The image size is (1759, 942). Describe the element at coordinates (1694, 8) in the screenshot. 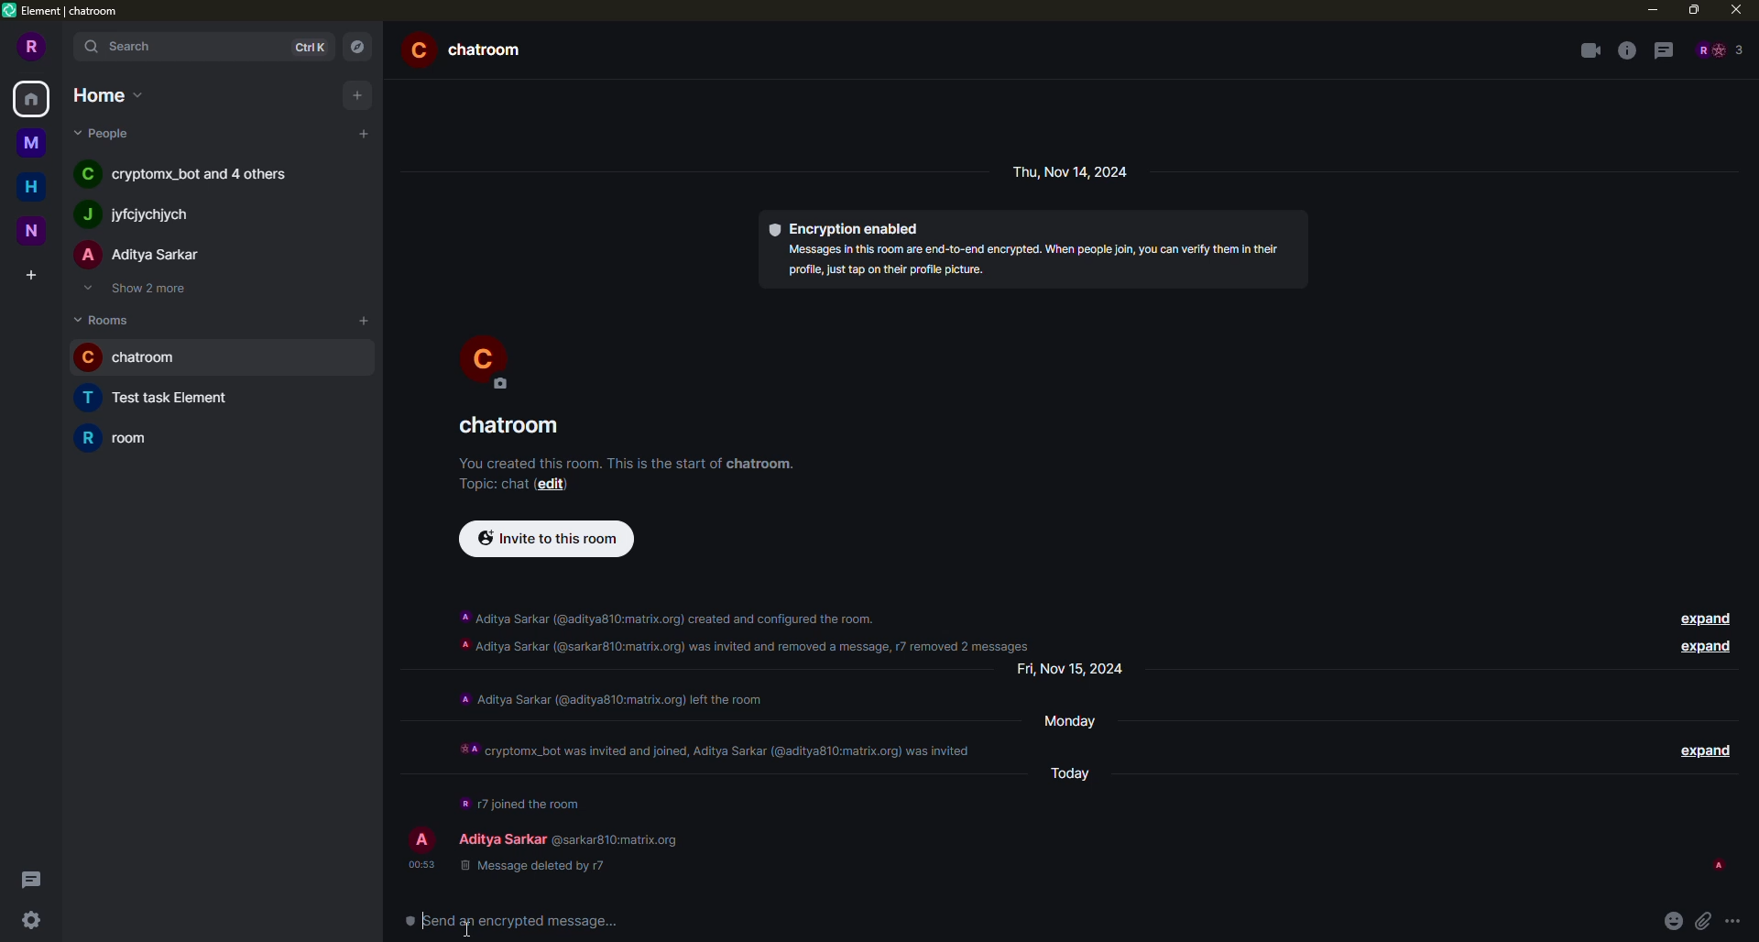

I see `maximize` at that location.